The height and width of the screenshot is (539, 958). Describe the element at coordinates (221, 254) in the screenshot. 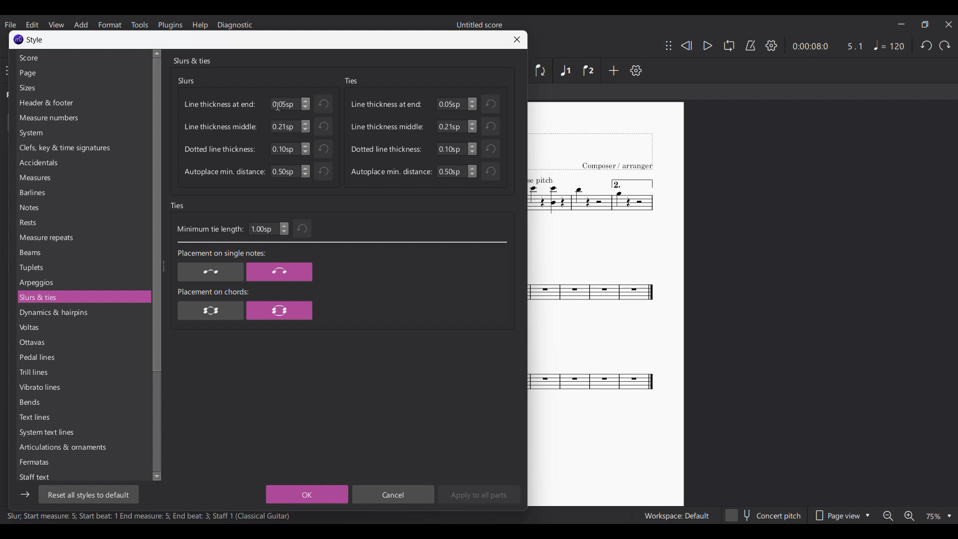

I see `Placement on single notes` at that location.